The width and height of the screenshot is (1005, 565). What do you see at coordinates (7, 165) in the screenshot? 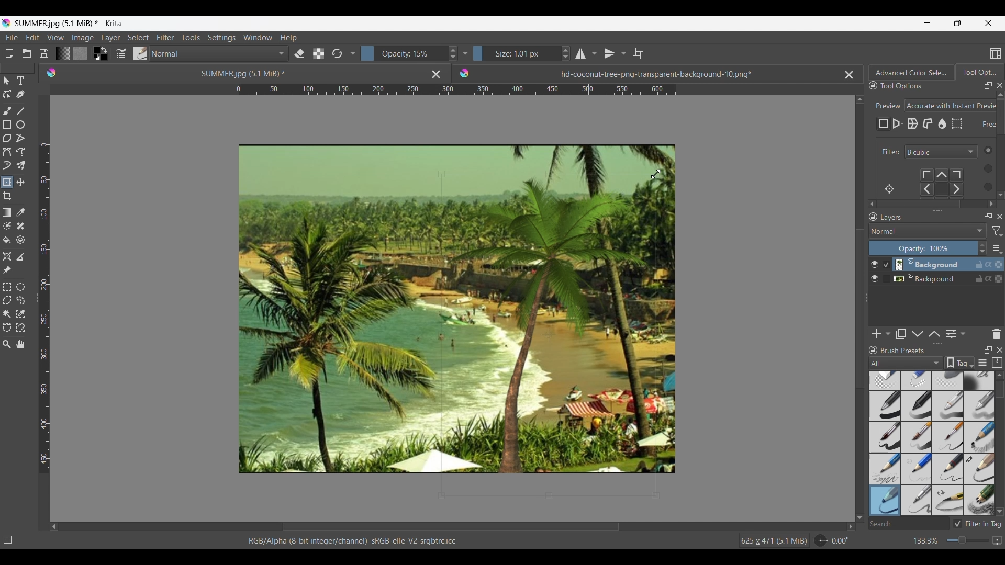
I see `Dynamic brush tool` at bounding box center [7, 165].